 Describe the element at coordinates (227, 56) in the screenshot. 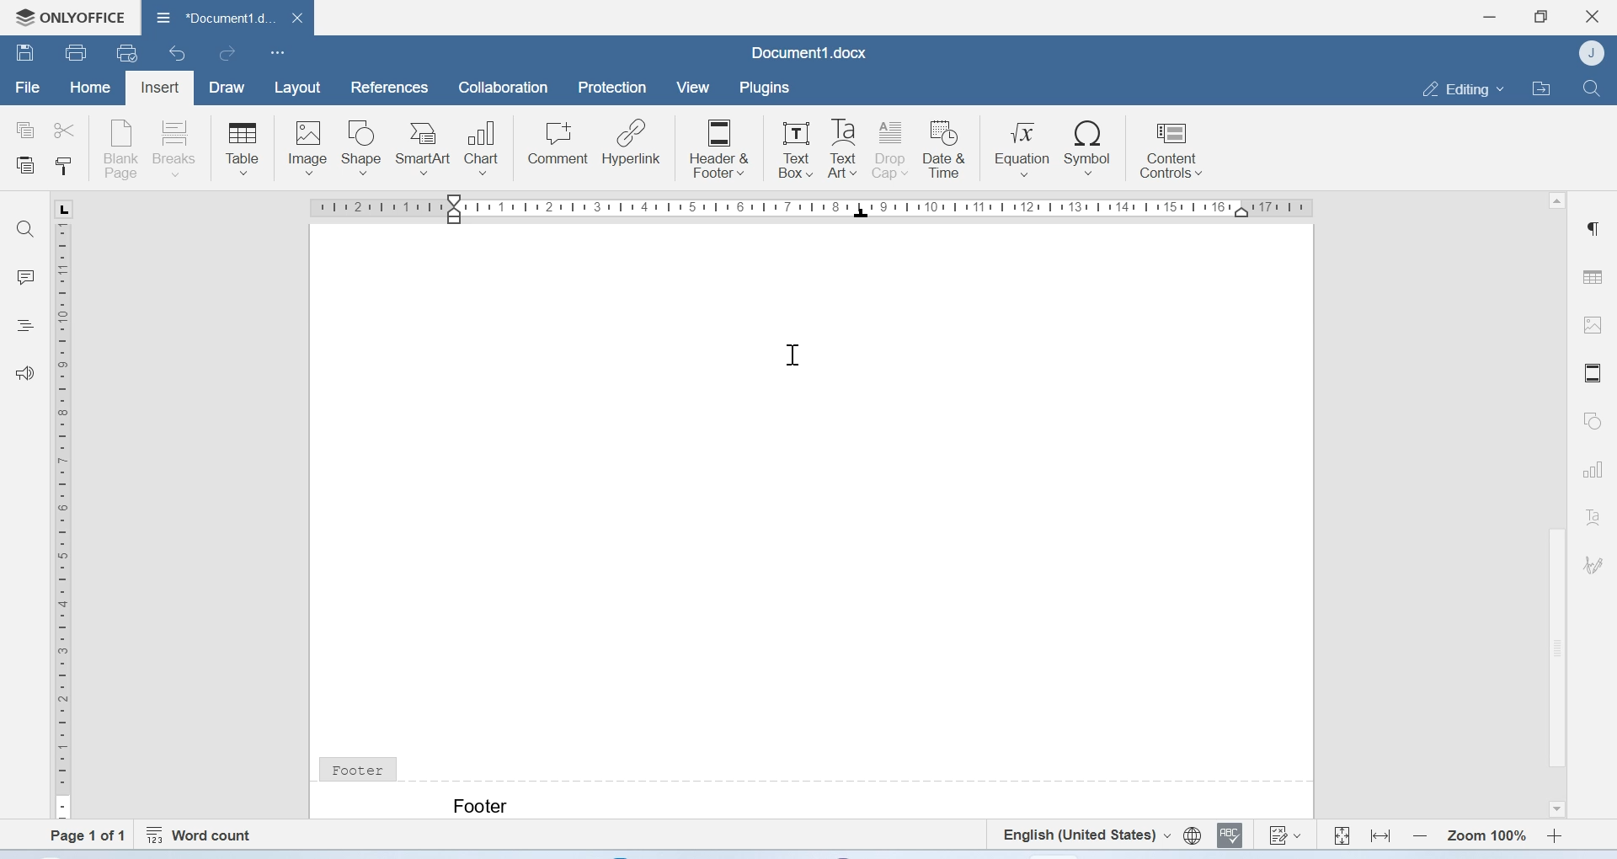

I see `redo` at that location.